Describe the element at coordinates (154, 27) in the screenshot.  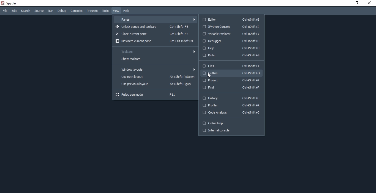
I see `Unlock panes and toolbars` at that location.